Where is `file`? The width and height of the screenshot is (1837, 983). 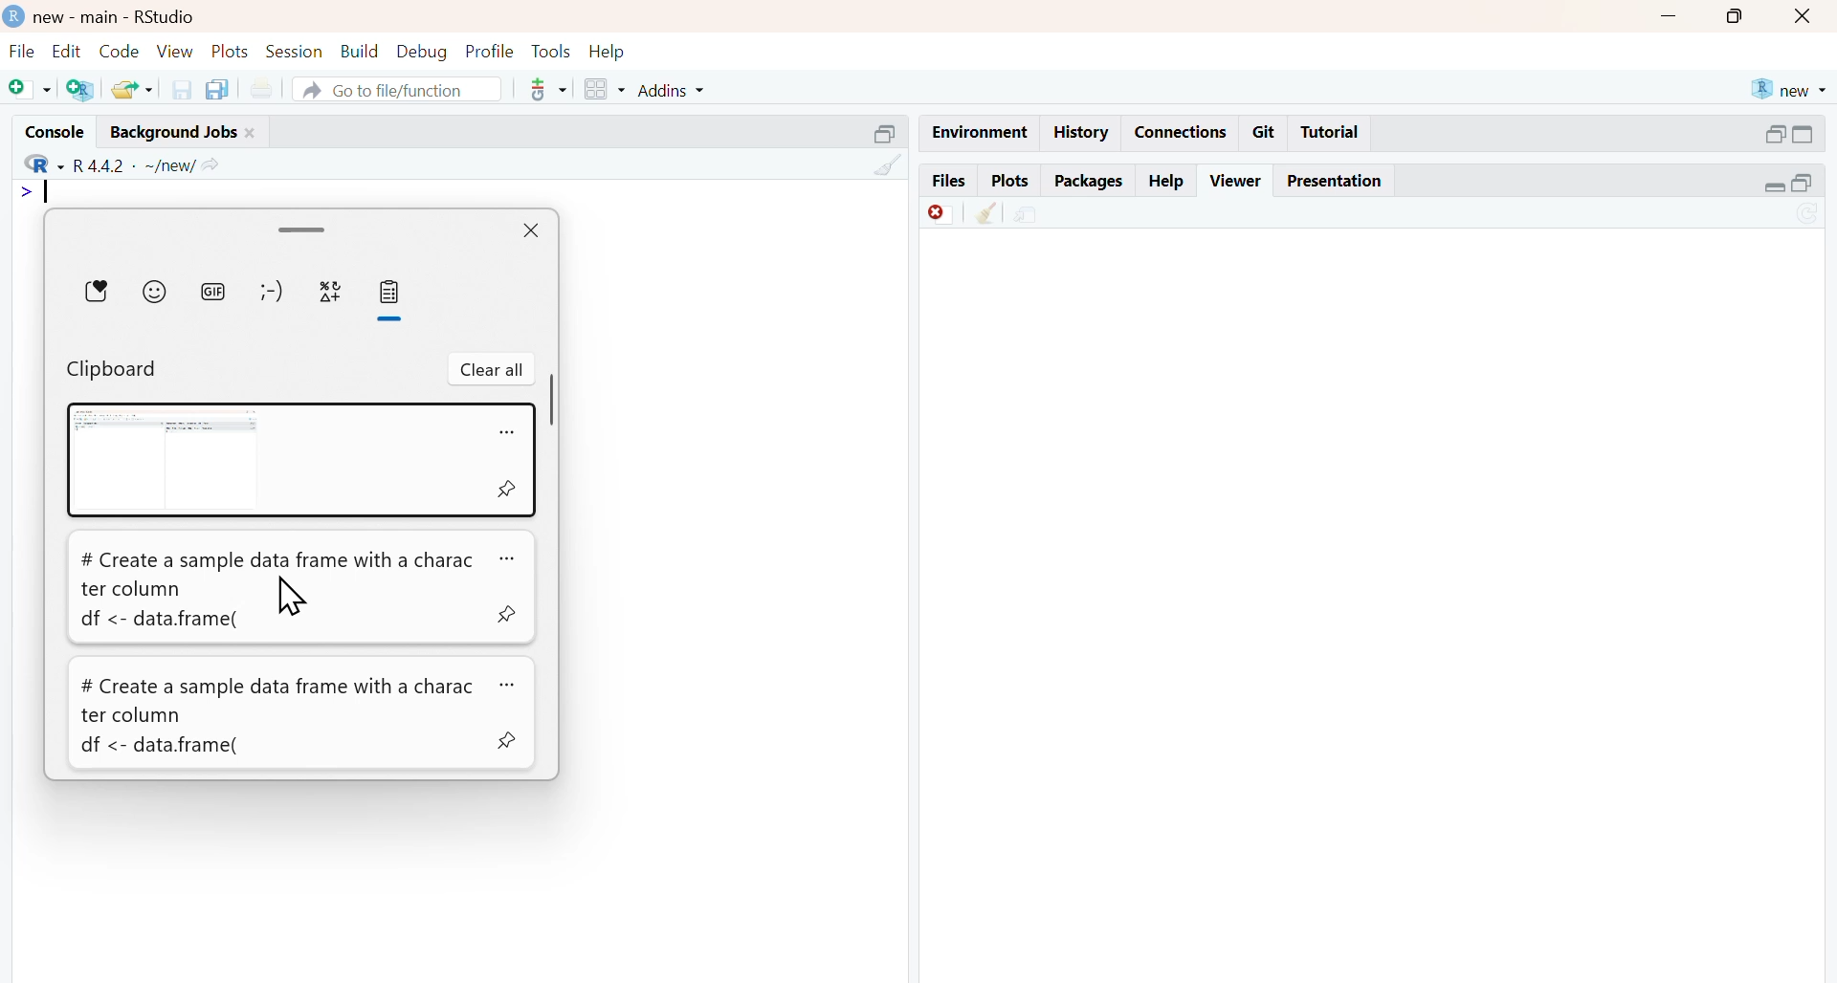
file is located at coordinates (21, 51).